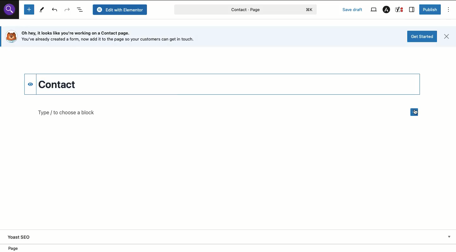 The height and width of the screenshot is (252, 456). Describe the element at coordinates (399, 9) in the screenshot. I see `Yoast` at that location.